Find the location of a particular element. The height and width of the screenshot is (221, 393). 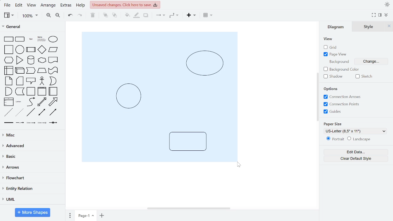

bidirectional connector is located at coordinates (42, 113).